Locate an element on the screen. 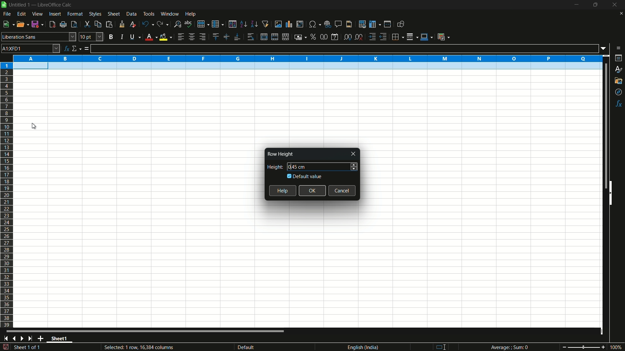 This screenshot has height=351, width=625. height 0.45 cm is located at coordinates (317, 166).